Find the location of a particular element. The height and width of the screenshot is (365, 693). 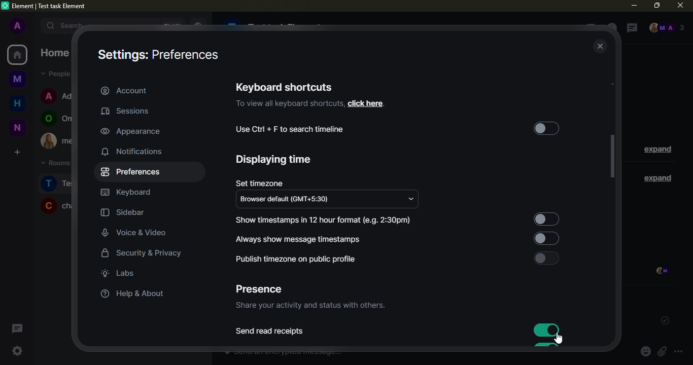

always show  is located at coordinates (300, 239).